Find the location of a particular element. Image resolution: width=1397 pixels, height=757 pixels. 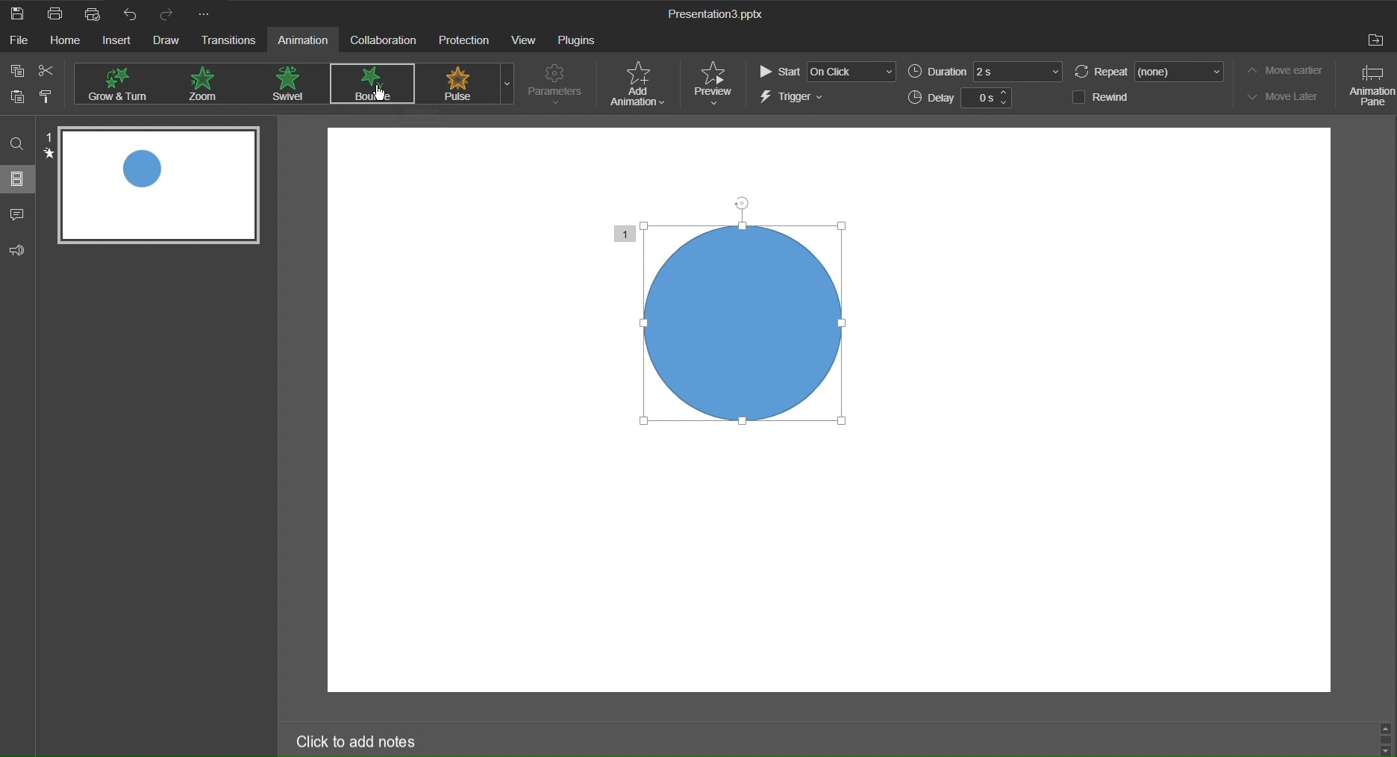

Plugins is located at coordinates (574, 41).